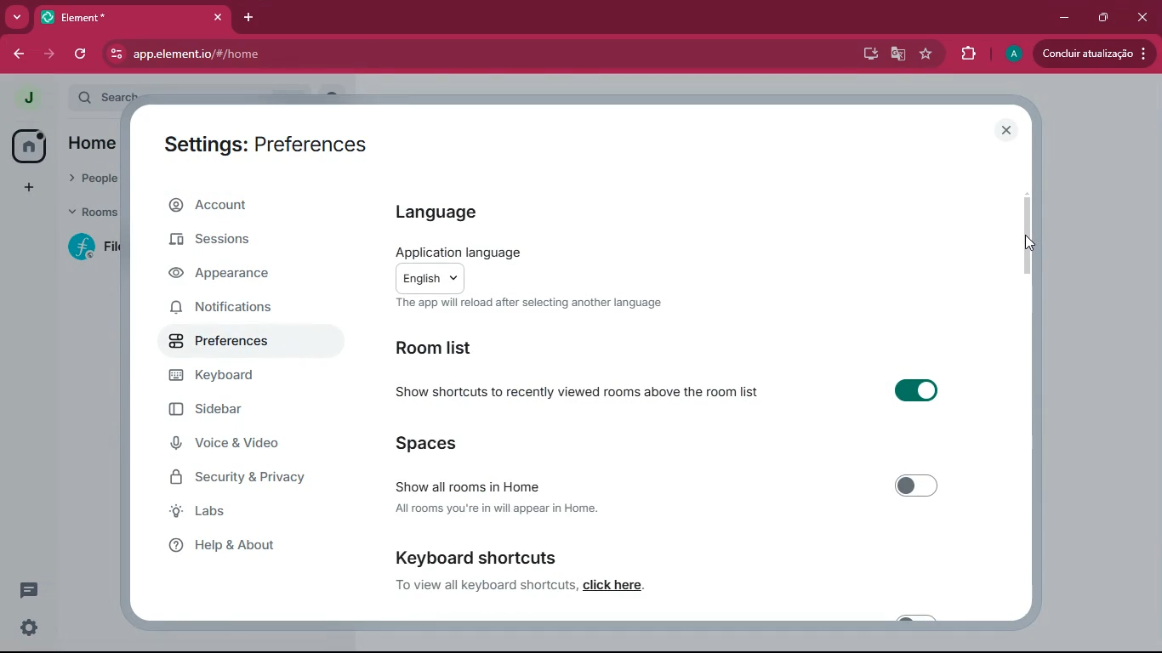 This screenshot has width=1162, height=653. I want to click on add tab, so click(253, 18).